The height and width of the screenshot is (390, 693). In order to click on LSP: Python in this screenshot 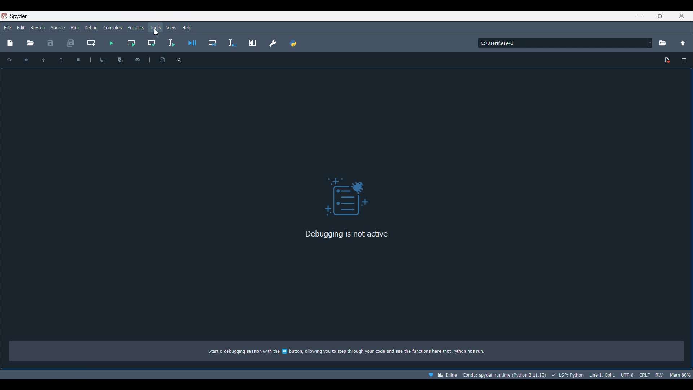, I will do `click(567, 375)`.